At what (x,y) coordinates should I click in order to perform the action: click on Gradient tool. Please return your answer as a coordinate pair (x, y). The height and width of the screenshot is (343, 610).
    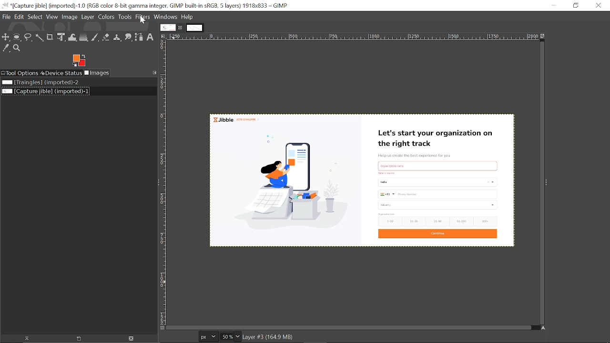
    Looking at the image, I should click on (84, 37).